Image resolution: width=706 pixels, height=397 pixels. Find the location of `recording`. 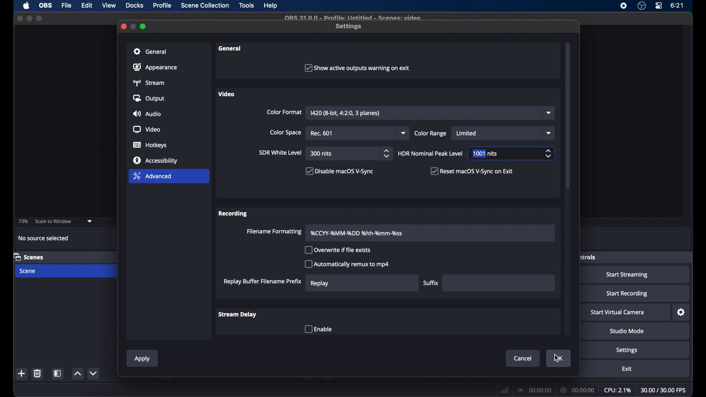

recording is located at coordinates (233, 214).